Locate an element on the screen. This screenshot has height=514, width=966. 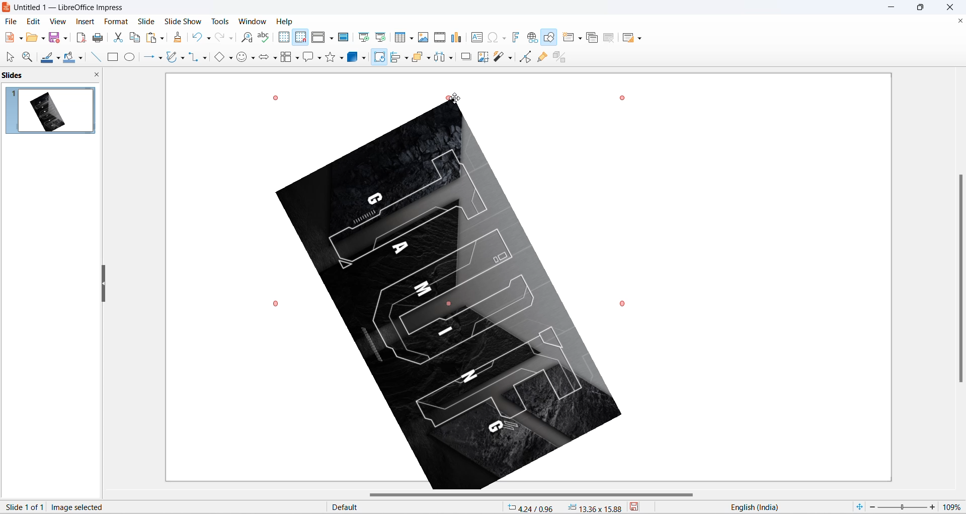
display grid is located at coordinates (283, 37).